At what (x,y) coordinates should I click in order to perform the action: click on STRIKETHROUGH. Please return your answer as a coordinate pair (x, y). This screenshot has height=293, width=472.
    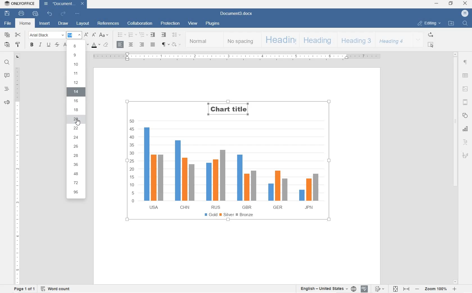
    Looking at the image, I should click on (57, 45).